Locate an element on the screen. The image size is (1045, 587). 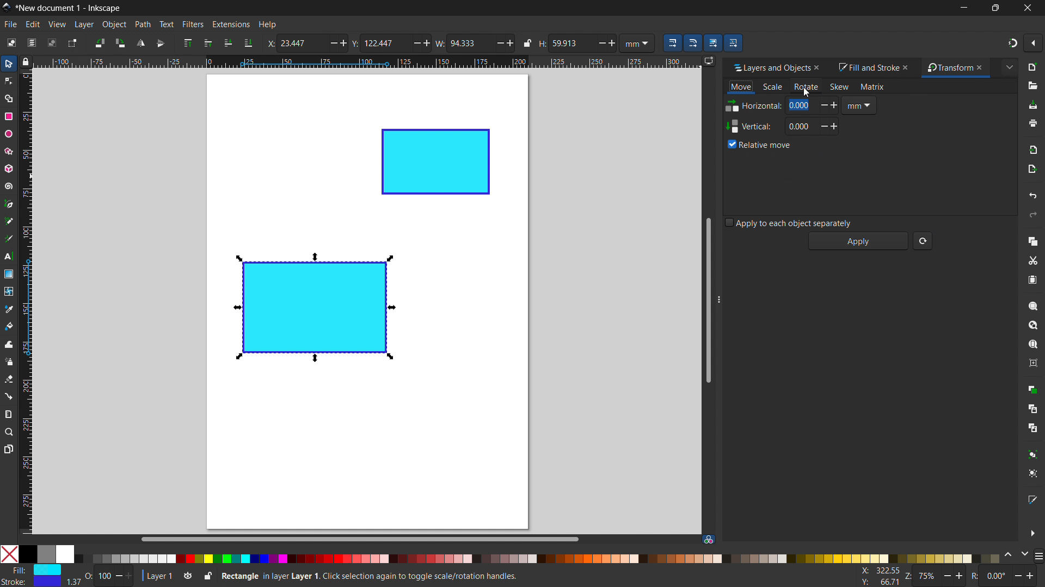
Decrease/ minus is located at coordinates (598, 42).